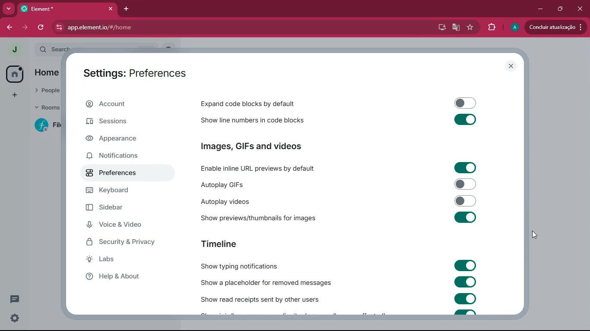 Image resolution: width=590 pixels, height=331 pixels. I want to click on expand code blocks by default, so click(264, 103).